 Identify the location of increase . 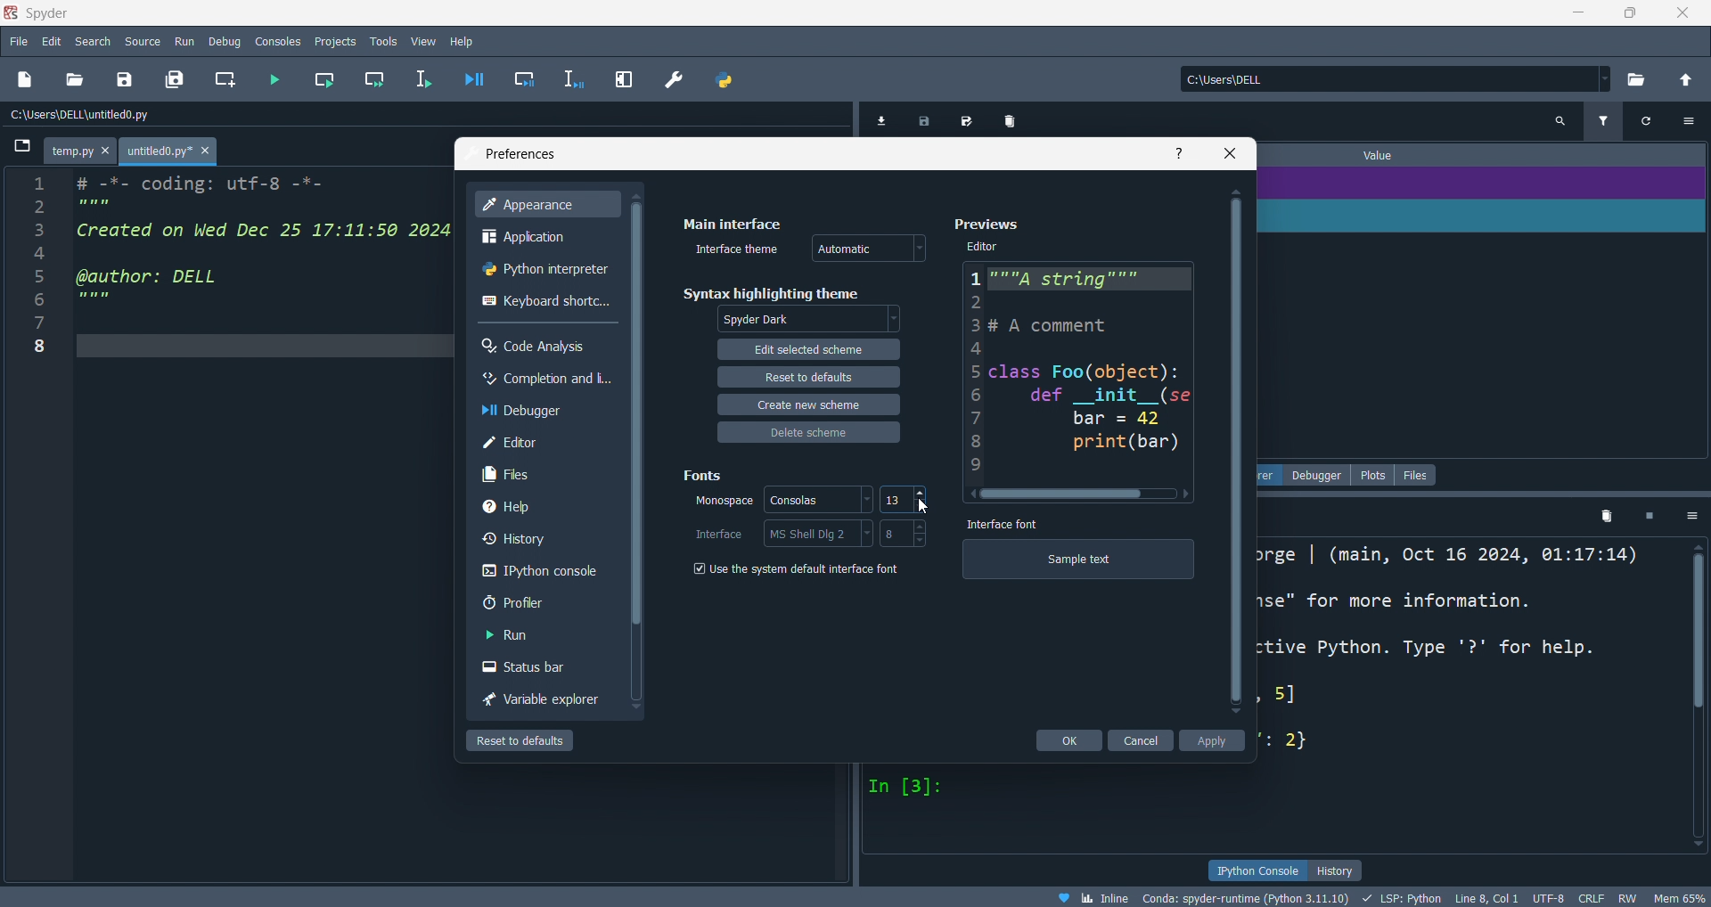
(925, 525).